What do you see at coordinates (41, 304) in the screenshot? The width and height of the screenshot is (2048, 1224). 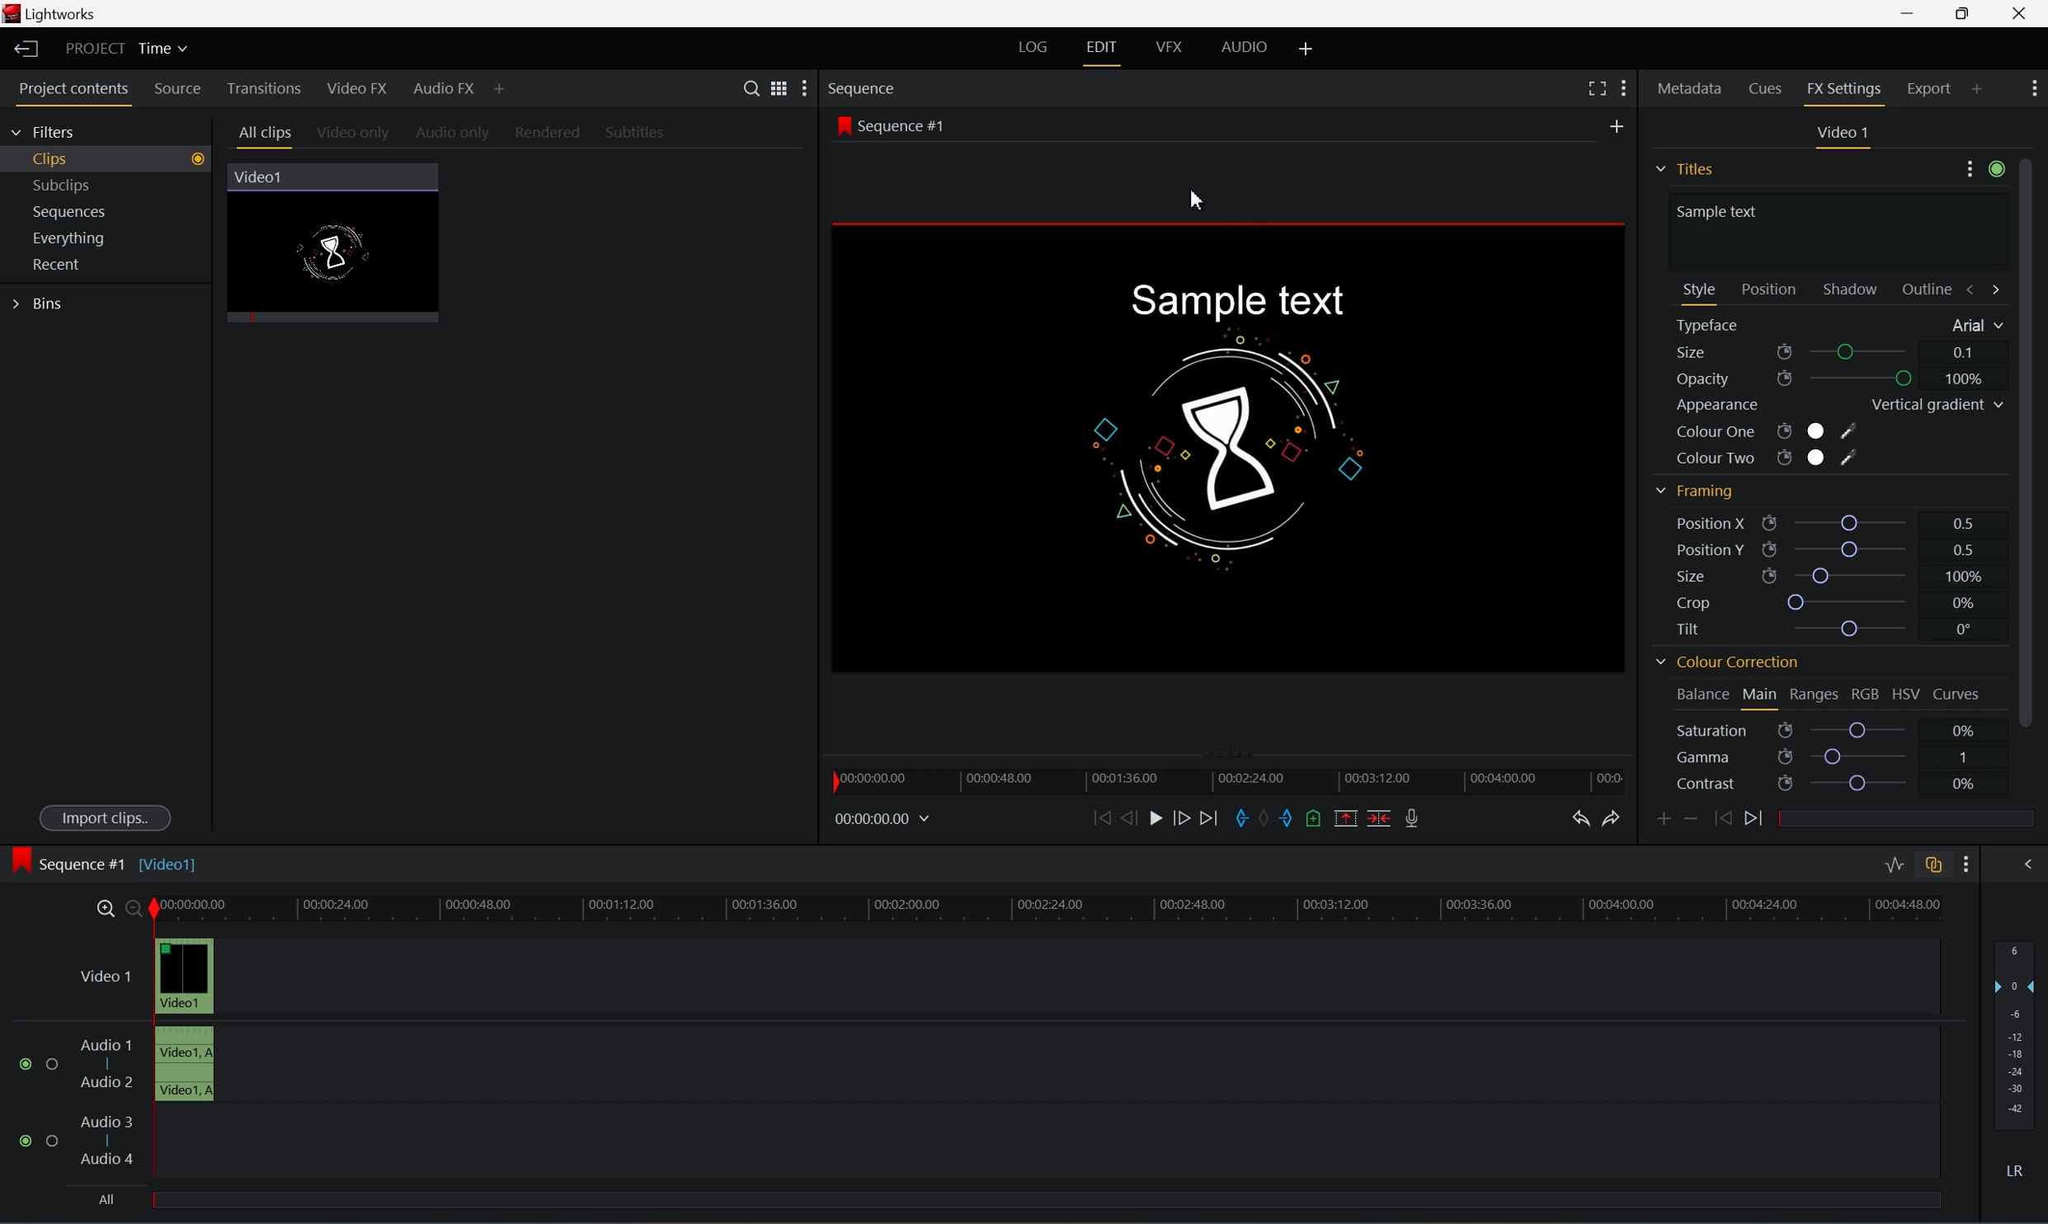 I see `Bins` at bounding box center [41, 304].